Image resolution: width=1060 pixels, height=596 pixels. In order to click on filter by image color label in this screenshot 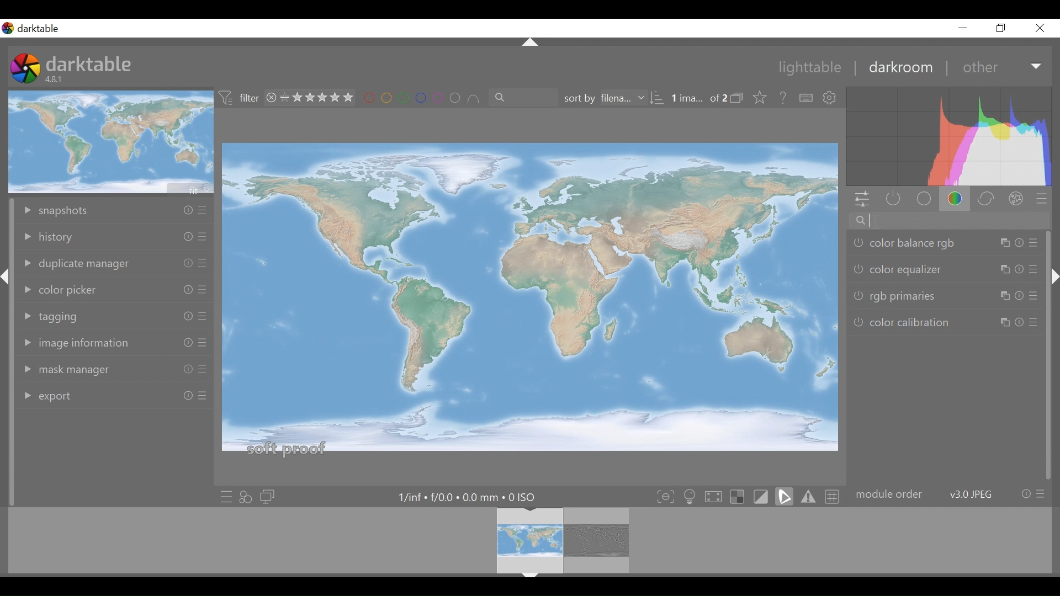, I will do `click(422, 96)`.